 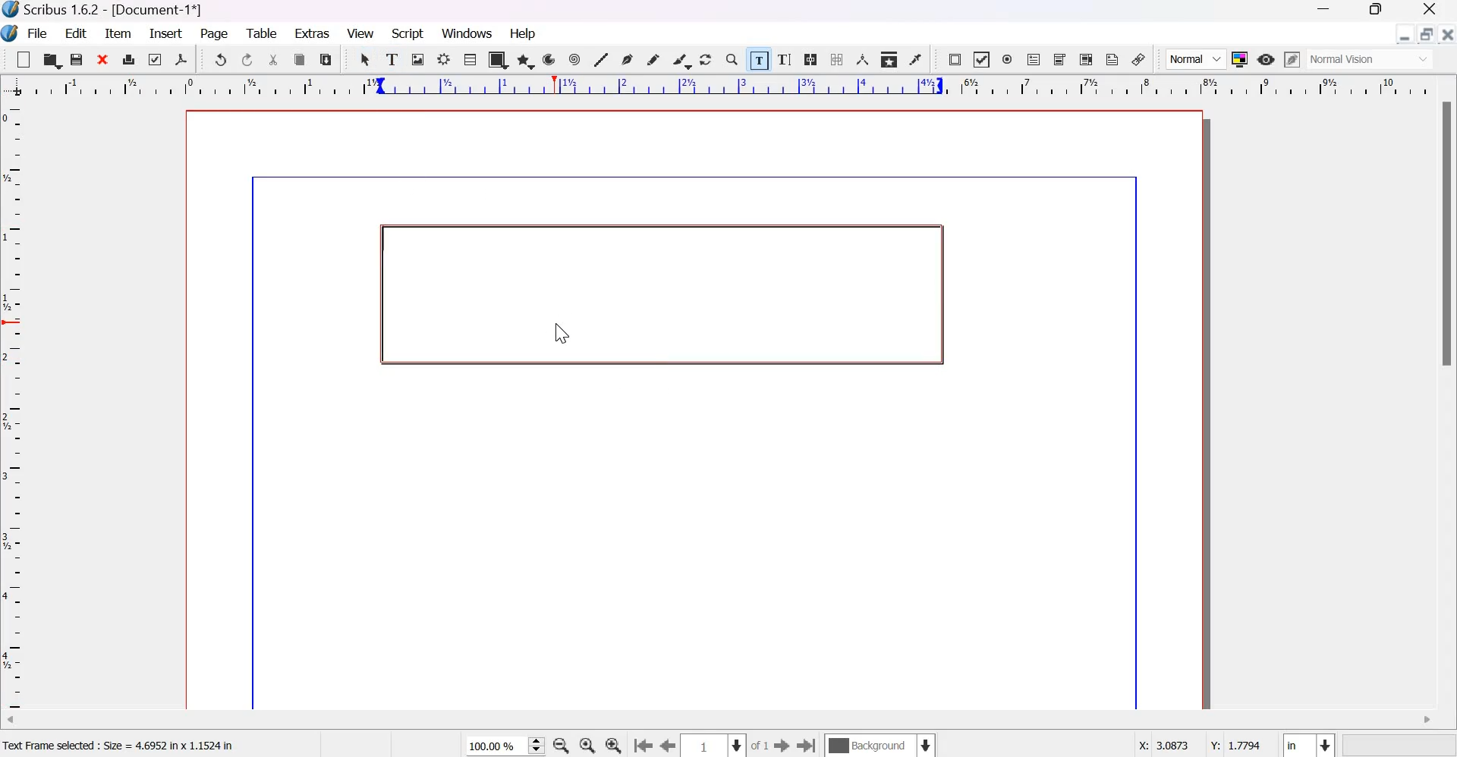 I want to click on XL Frame selected © Size = 4.6952 In x 1.1529 In, so click(x=131, y=743).